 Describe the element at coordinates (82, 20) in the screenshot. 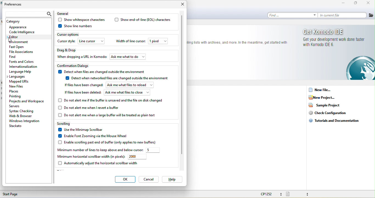

I see `show whitespace characters` at that location.